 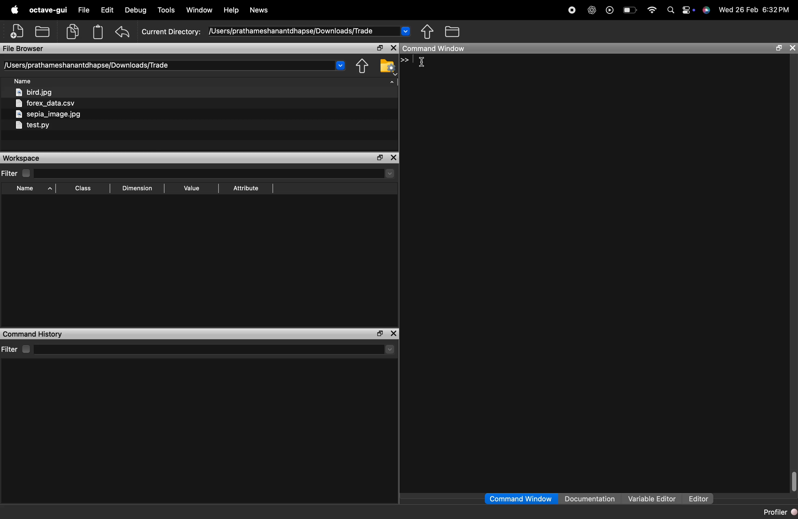 What do you see at coordinates (33, 334) in the screenshot?
I see `command history` at bounding box center [33, 334].